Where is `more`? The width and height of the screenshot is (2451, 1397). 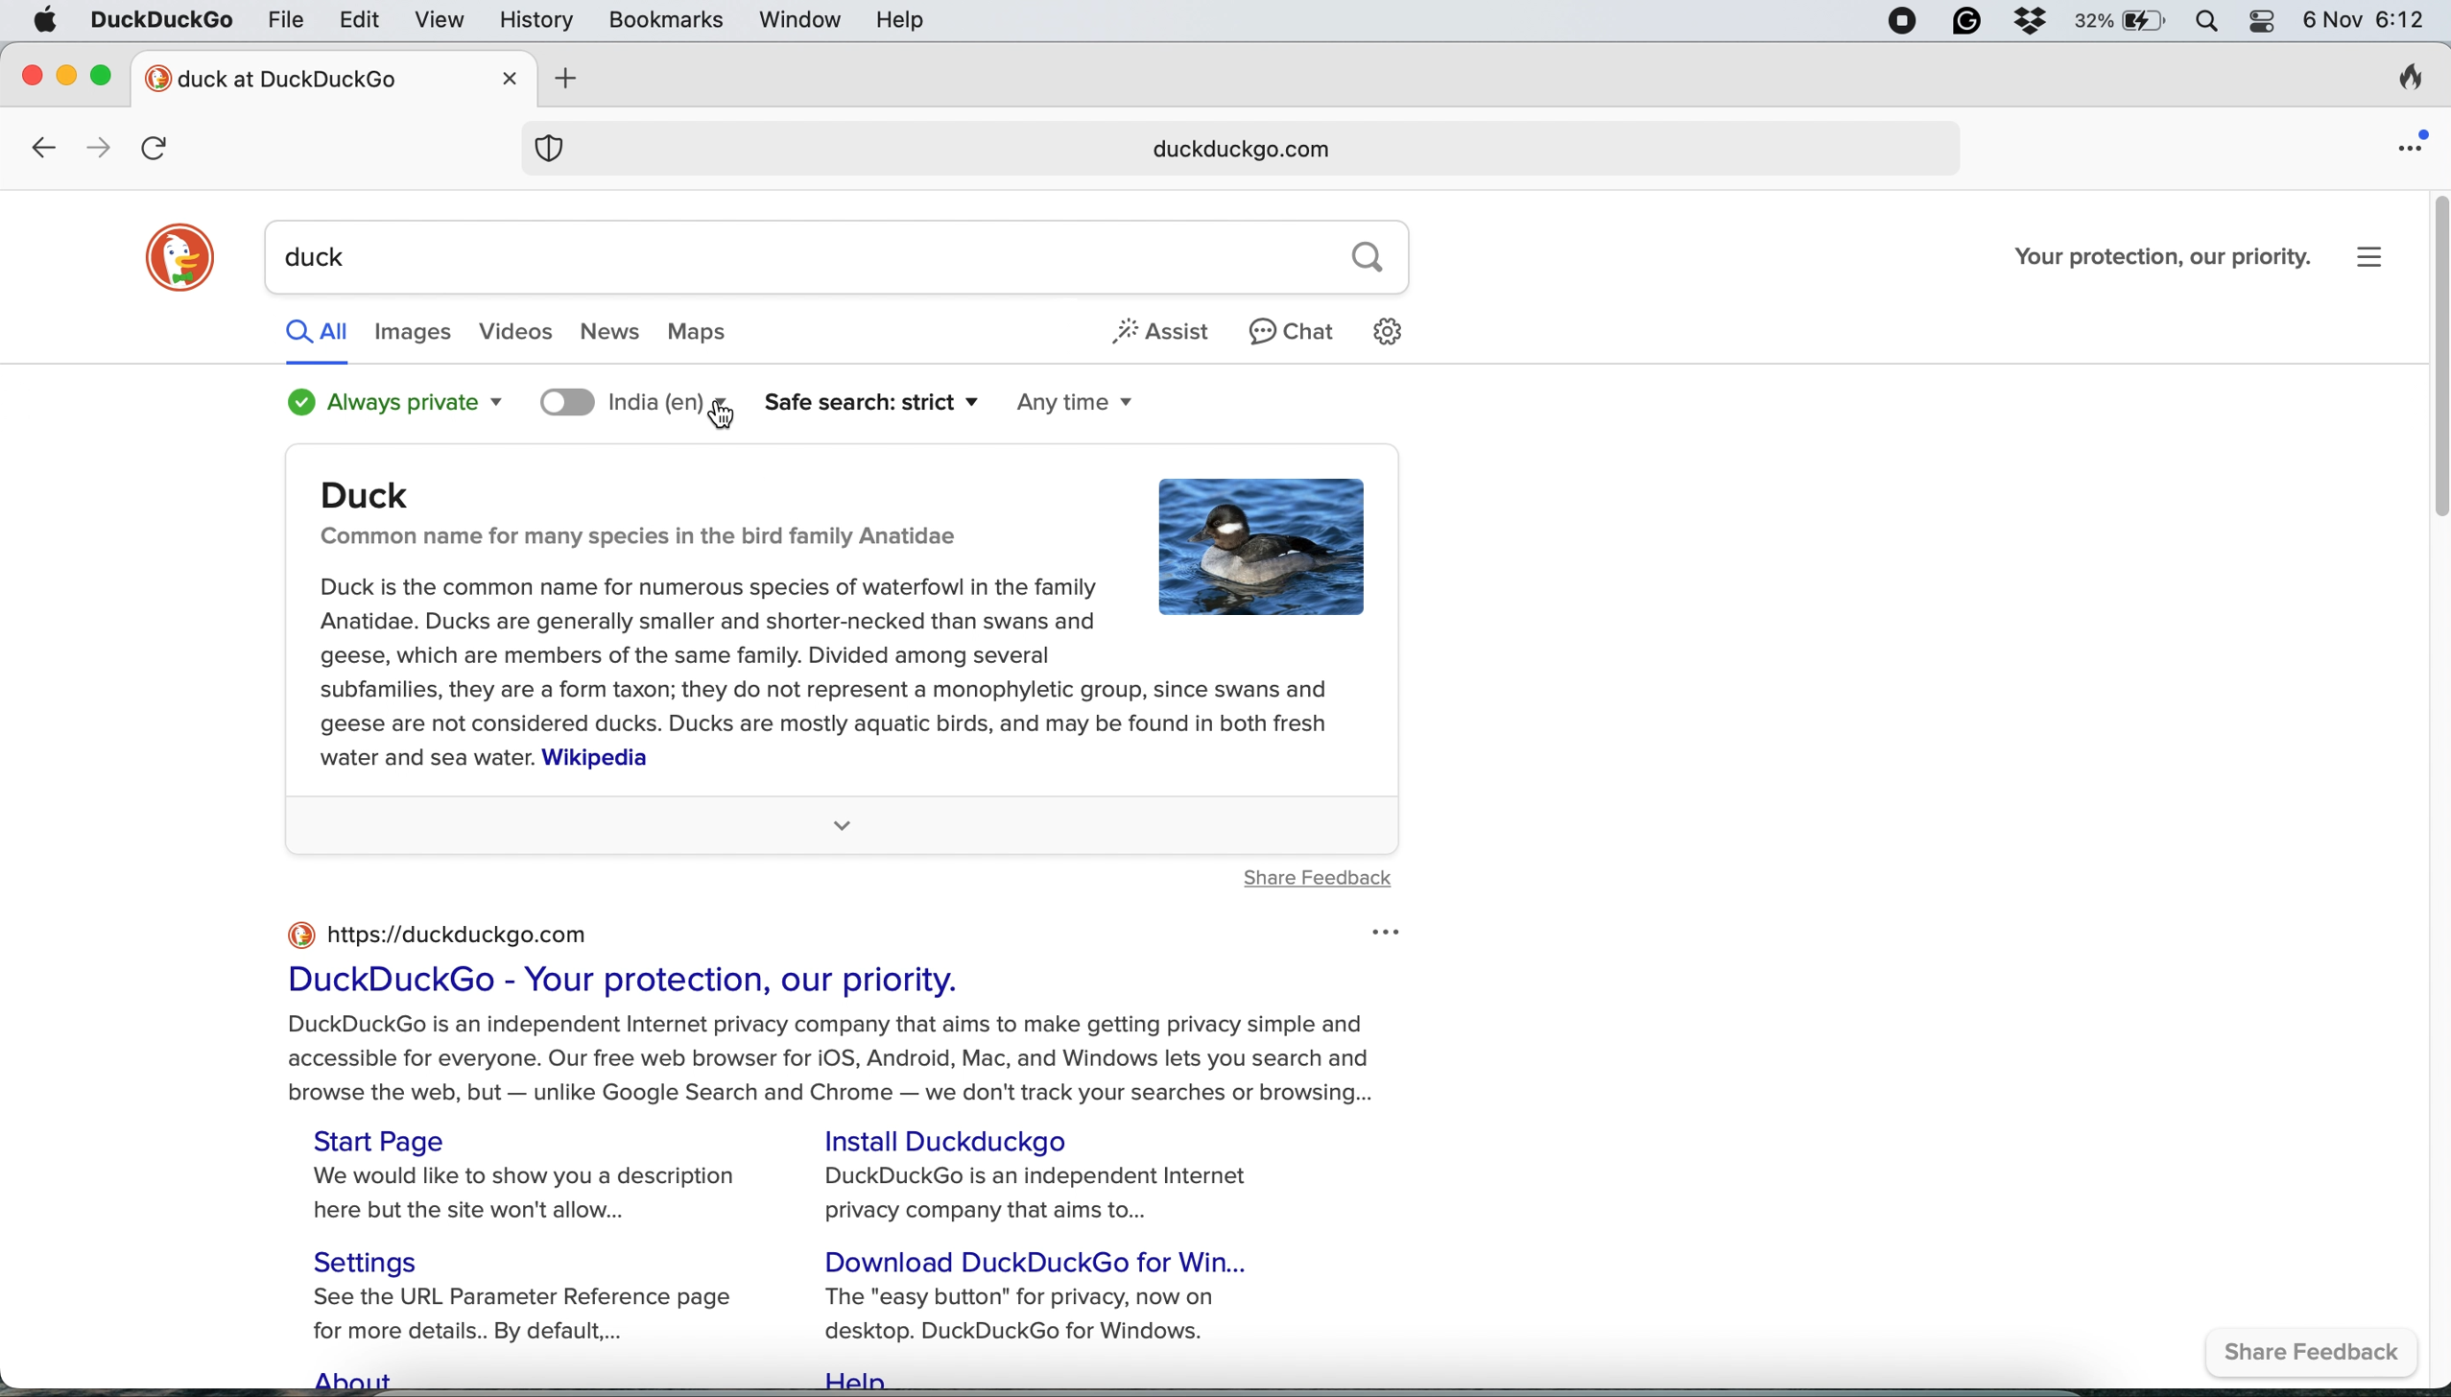
more is located at coordinates (843, 823).